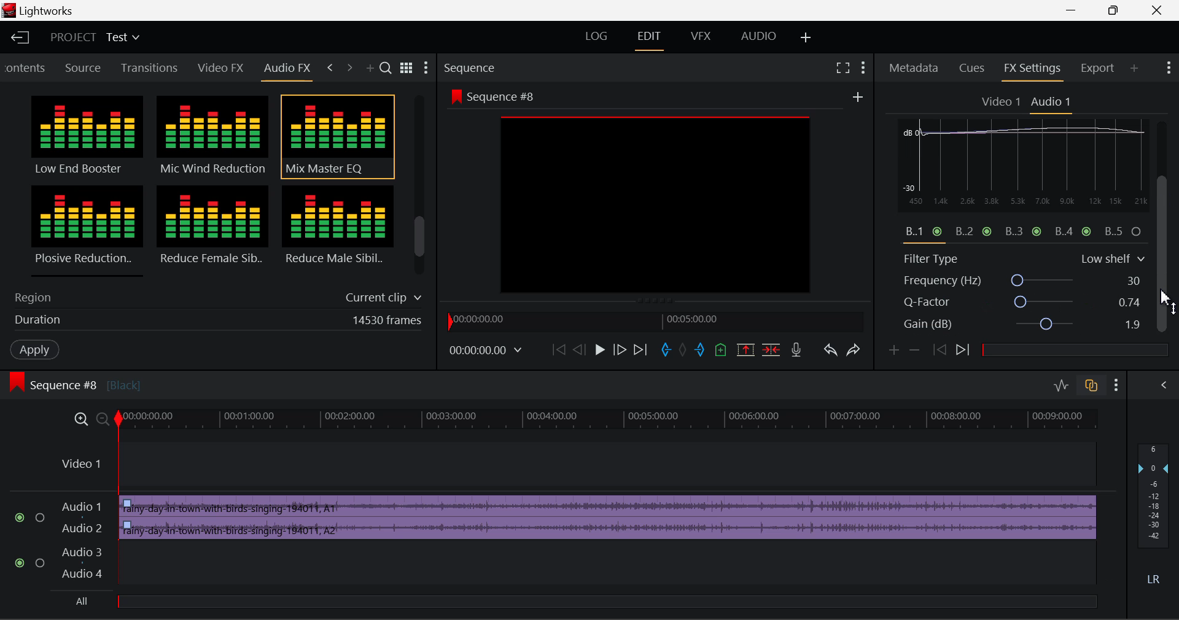 This screenshot has height=620, width=1179. Describe the element at coordinates (26, 66) in the screenshot. I see `Contents` at that location.